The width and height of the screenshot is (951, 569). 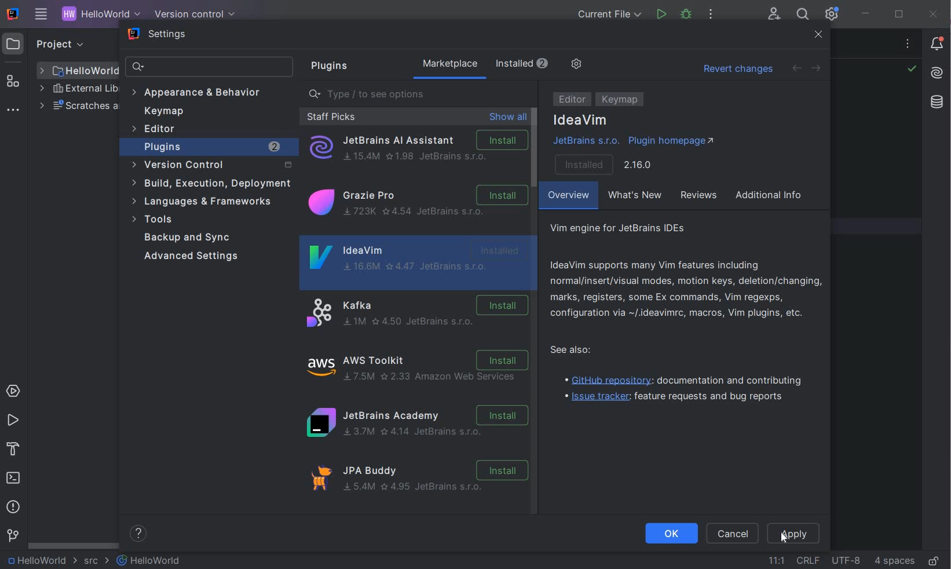 What do you see at coordinates (936, 104) in the screenshot?
I see `database` at bounding box center [936, 104].